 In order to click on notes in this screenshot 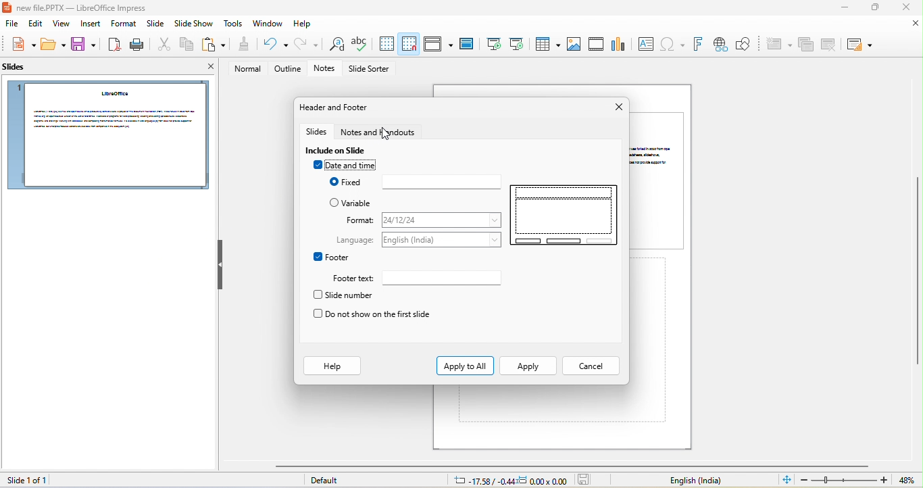, I will do `click(327, 69)`.